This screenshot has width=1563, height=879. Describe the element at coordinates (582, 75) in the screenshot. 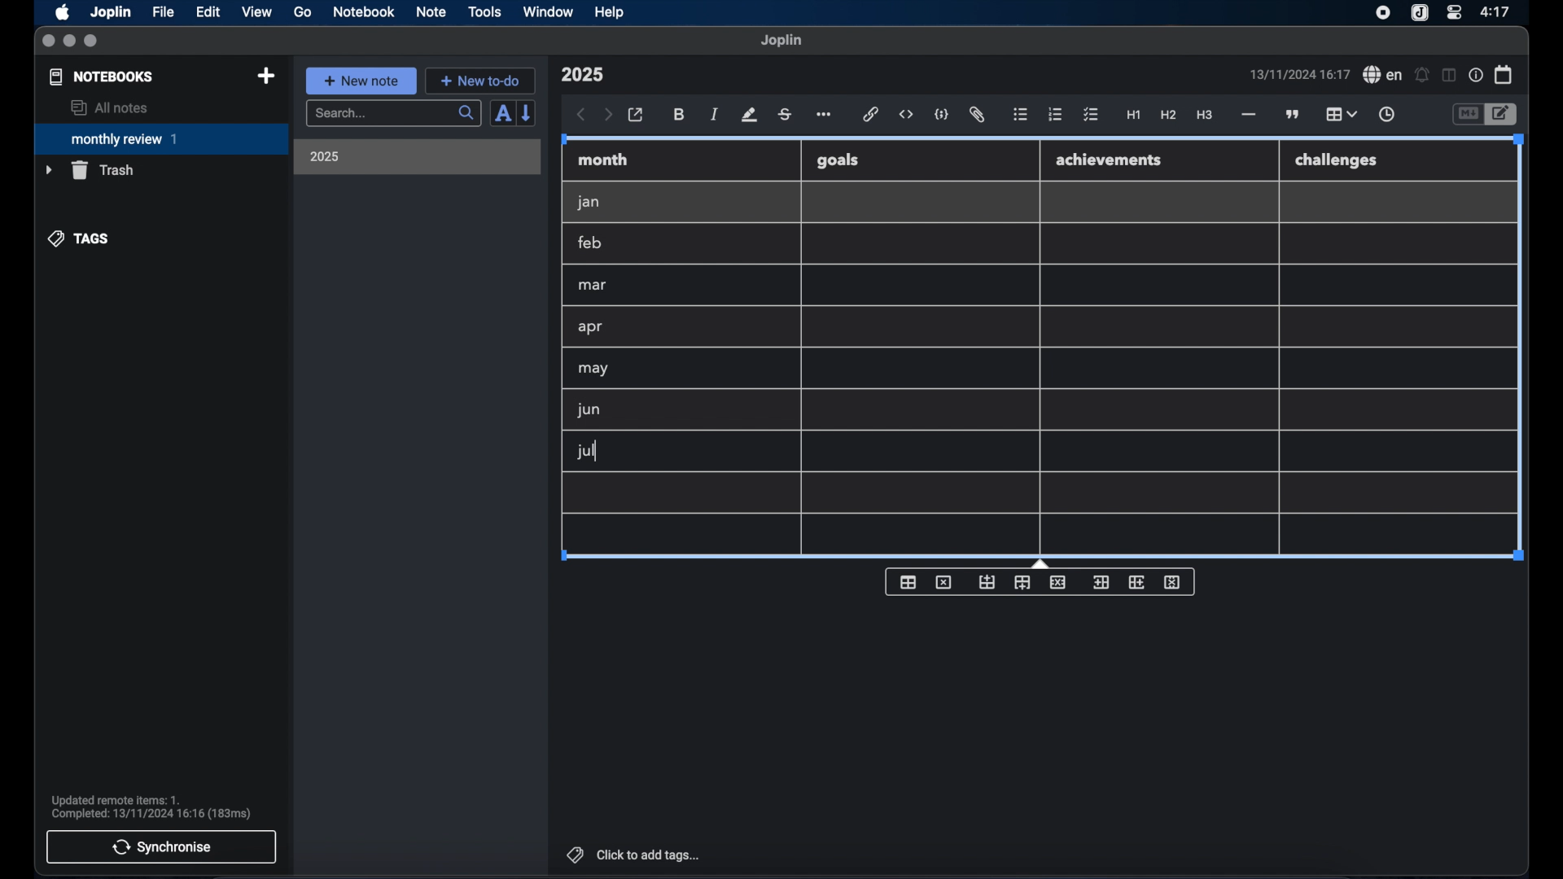

I see `note title` at that location.